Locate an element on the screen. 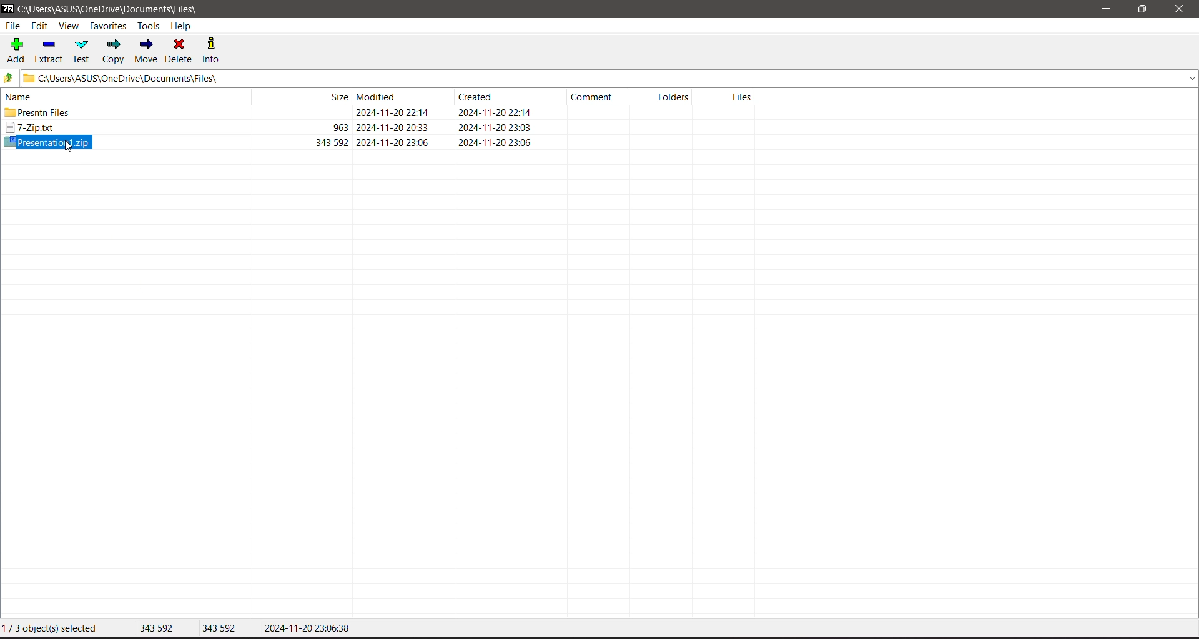 This screenshot has height=639, width=1199. Minimize is located at coordinates (1107, 9).